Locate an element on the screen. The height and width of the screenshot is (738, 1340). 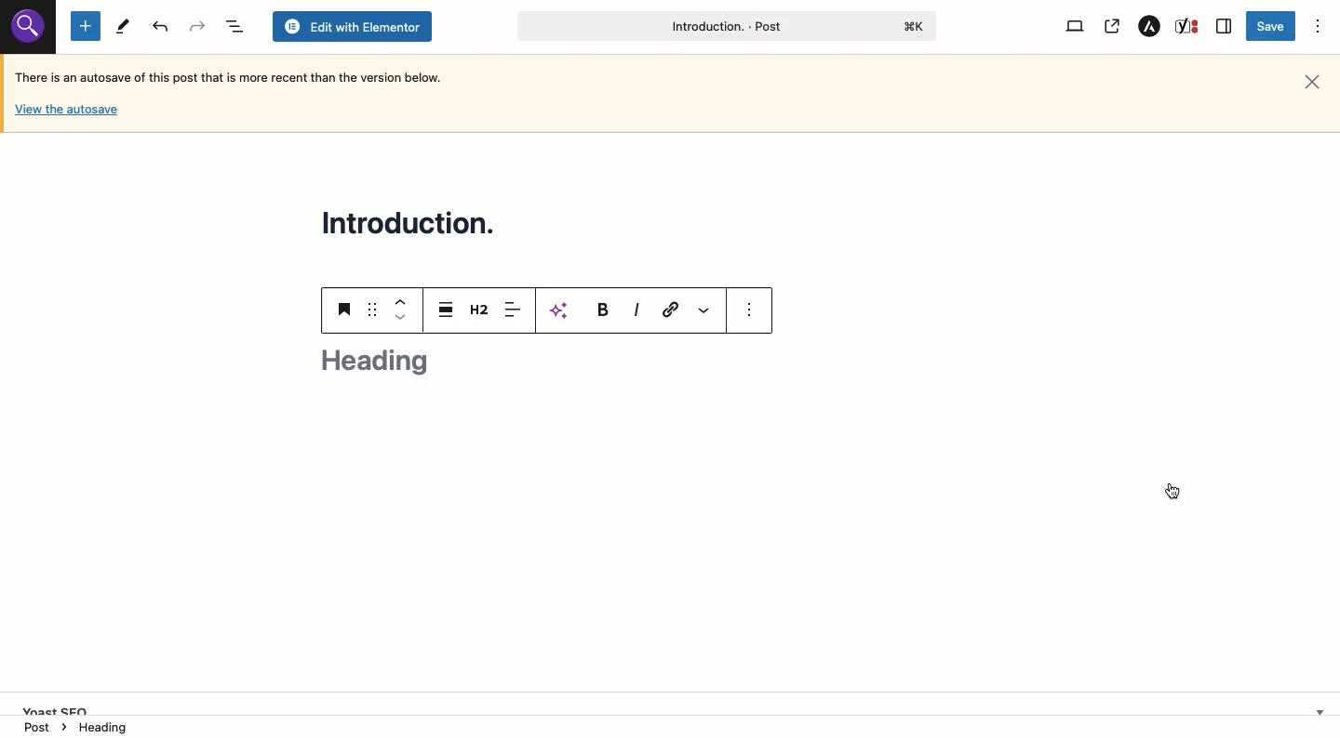
Autosave text is located at coordinates (234, 76).